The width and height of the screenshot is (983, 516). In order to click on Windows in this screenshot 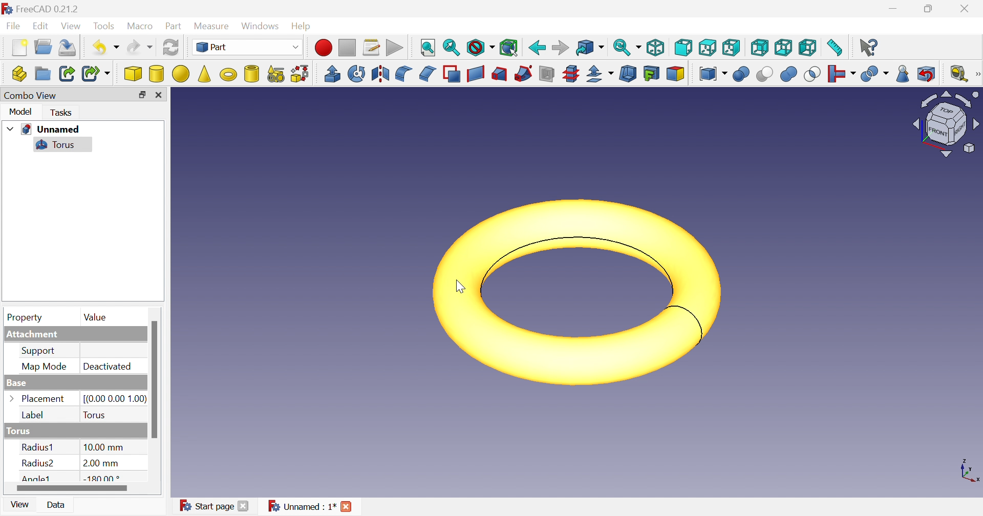, I will do `click(260, 27)`.